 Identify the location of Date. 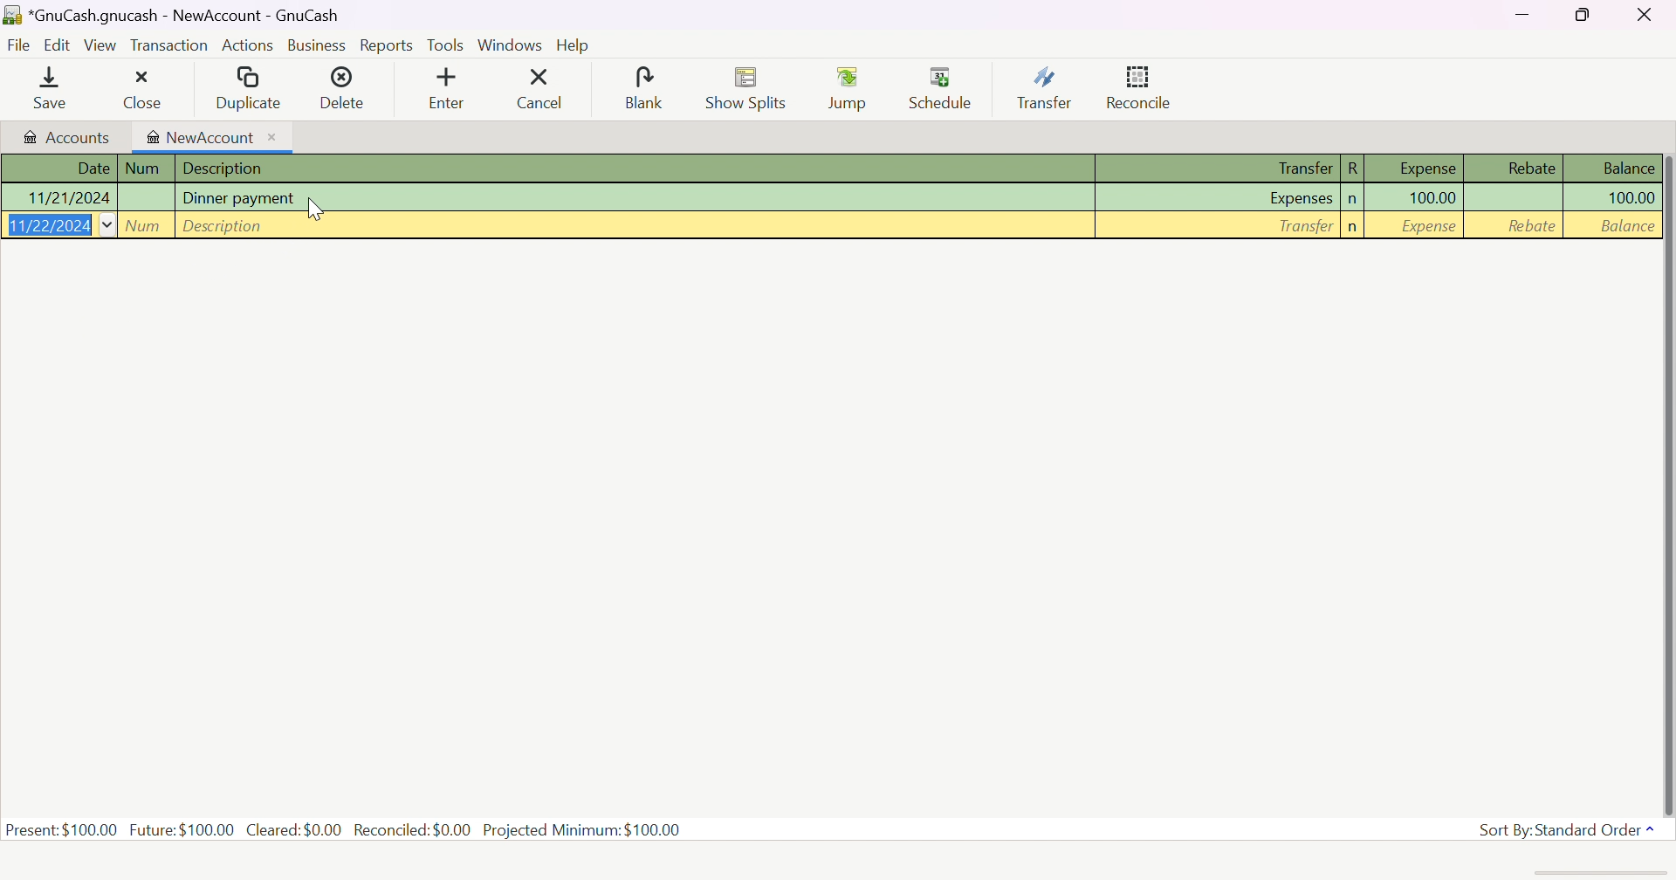
(92, 168).